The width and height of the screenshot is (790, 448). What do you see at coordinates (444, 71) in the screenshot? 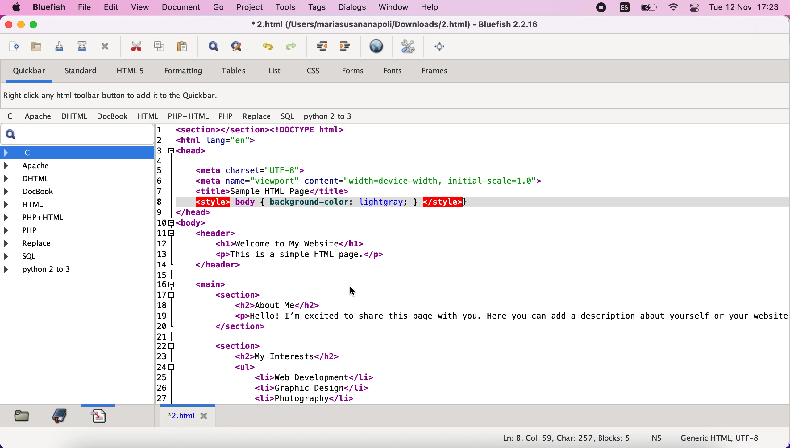
I see `frames` at bounding box center [444, 71].